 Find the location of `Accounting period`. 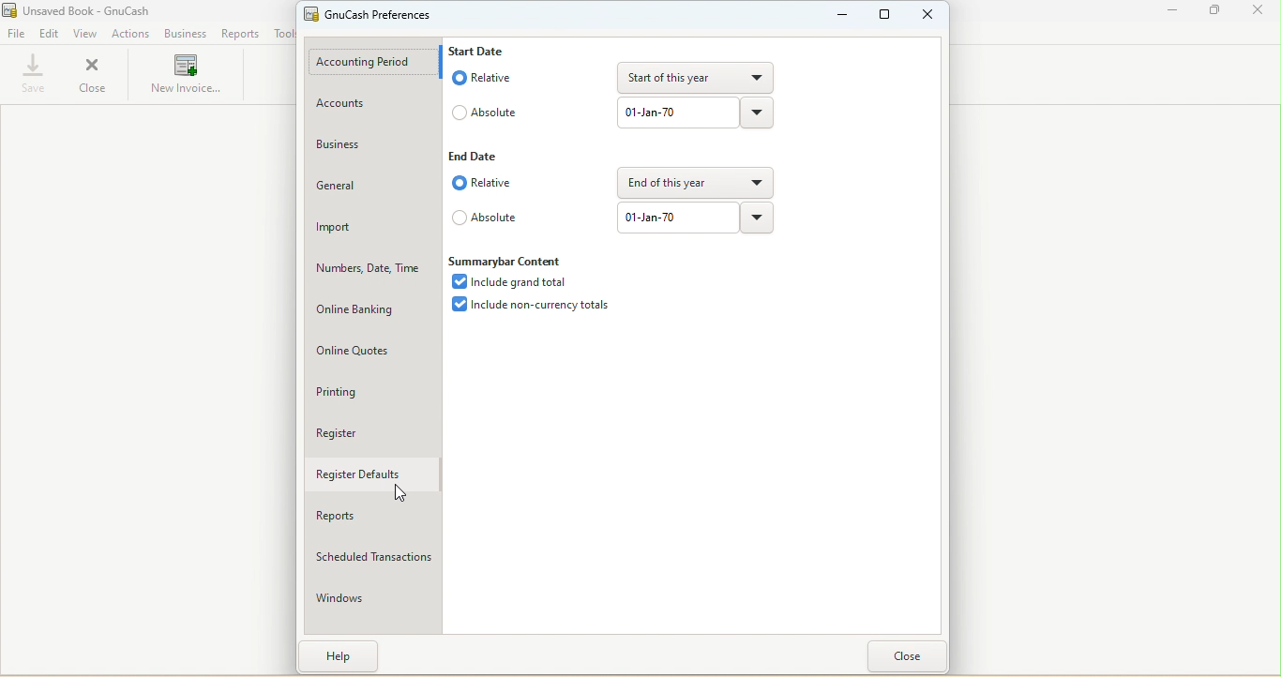

Accounting period is located at coordinates (376, 61).